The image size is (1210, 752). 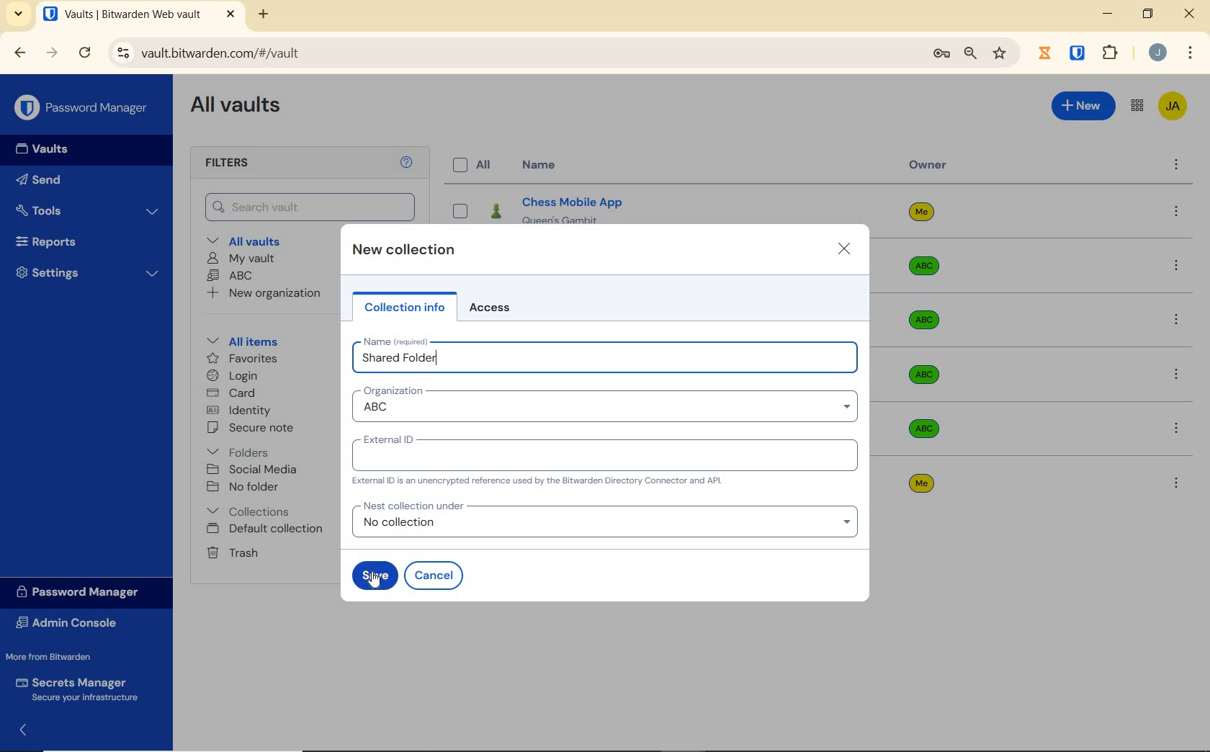 What do you see at coordinates (375, 574) in the screenshot?
I see `save` at bounding box center [375, 574].